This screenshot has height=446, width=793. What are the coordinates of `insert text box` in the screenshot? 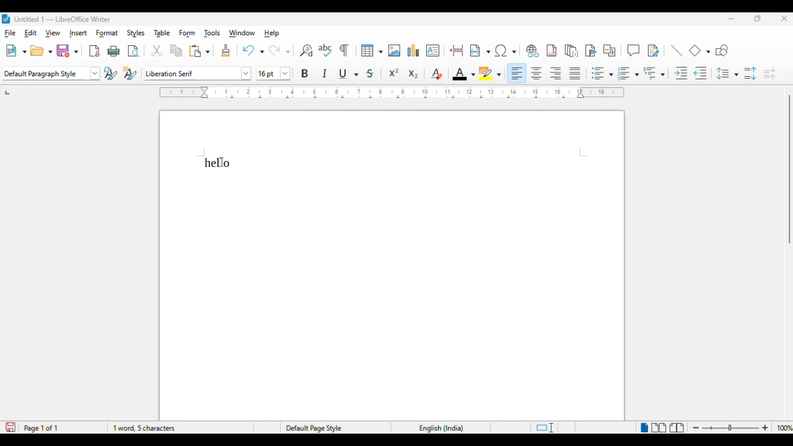 It's located at (432, 50).